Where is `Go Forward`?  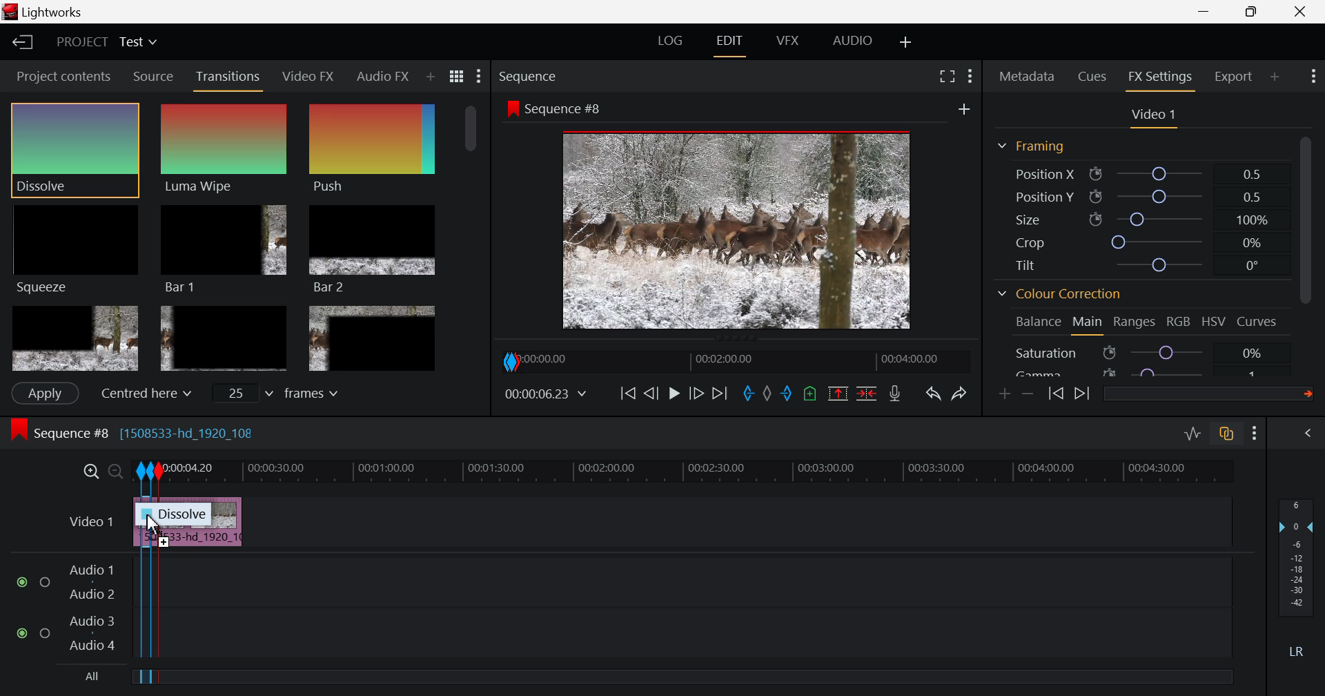 Go Forward is located at coordinates (697, 395).